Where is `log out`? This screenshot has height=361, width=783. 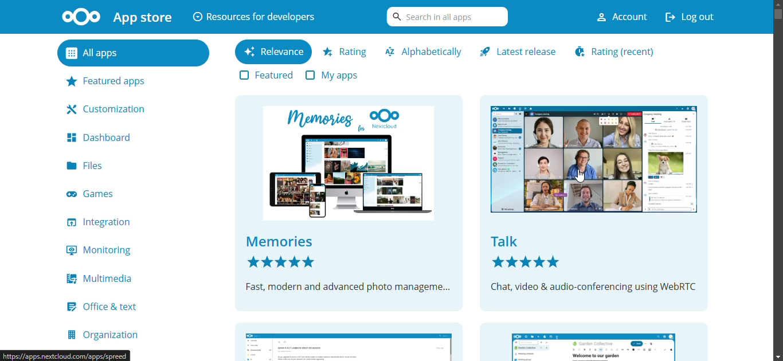 log out is located at coordinates (695, 16).